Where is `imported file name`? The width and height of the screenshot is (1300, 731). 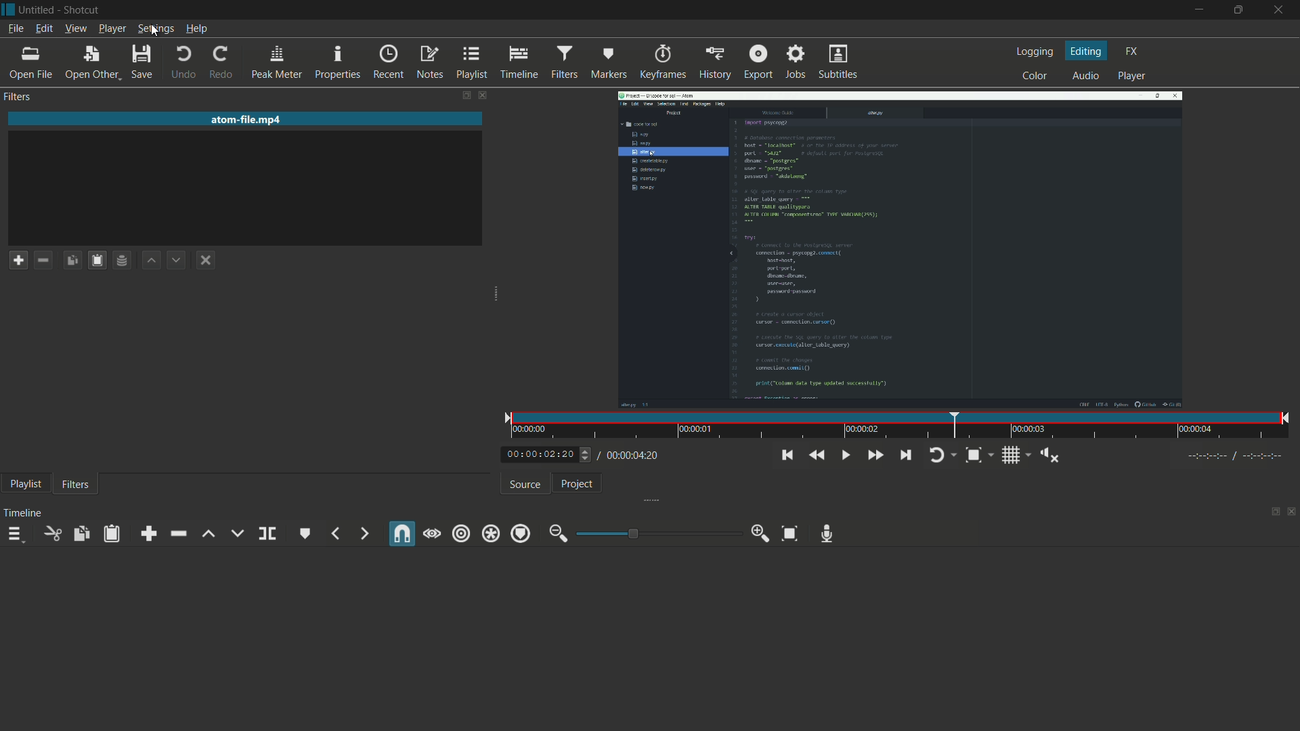
imported file name is located at coordinates (246, 120).